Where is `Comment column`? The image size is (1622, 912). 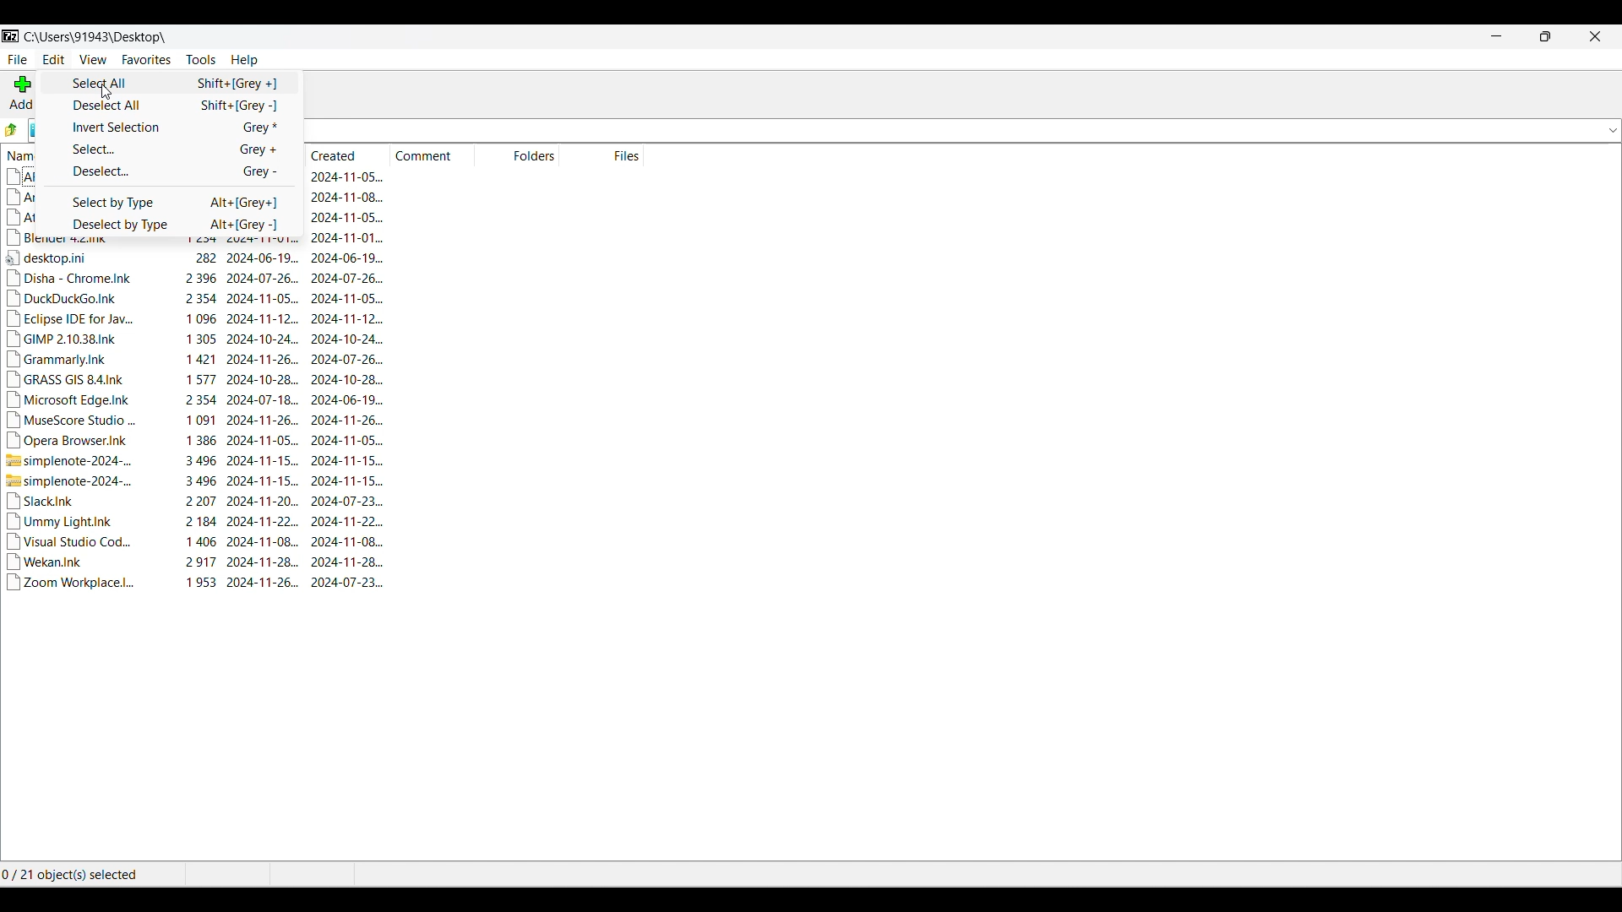 Comment column is located at coordinates (431, 155).